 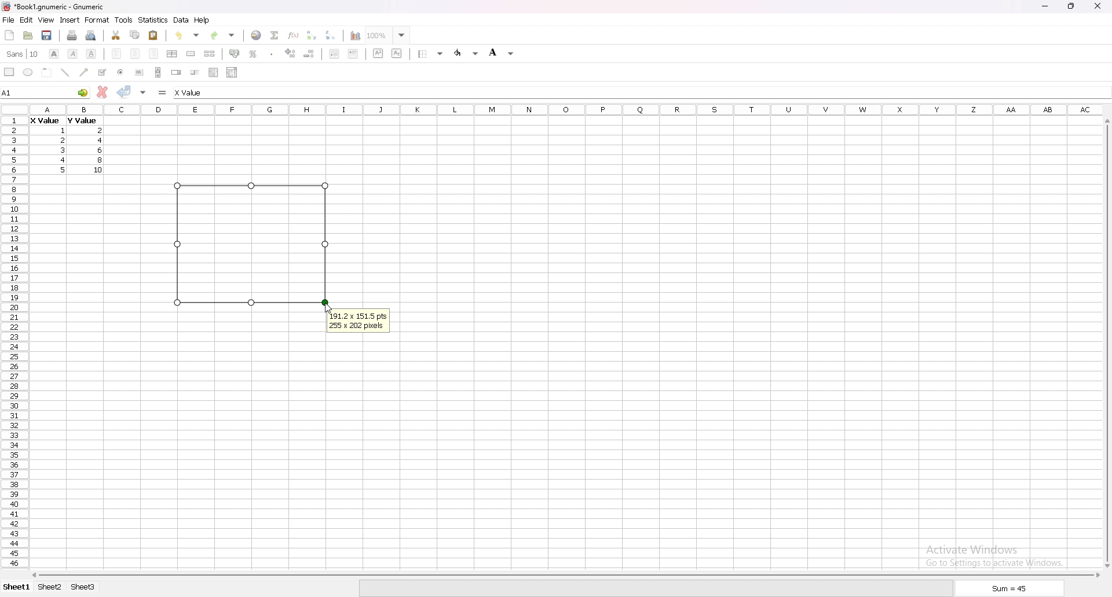 I want to click on print preview, so click(x=92, y=35).